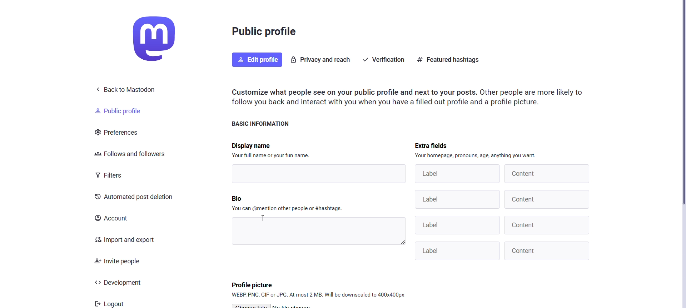  What do you see at coordinates (121, 132) in the screenshot?
I see `Preferences` at bounding box center [121, 132].